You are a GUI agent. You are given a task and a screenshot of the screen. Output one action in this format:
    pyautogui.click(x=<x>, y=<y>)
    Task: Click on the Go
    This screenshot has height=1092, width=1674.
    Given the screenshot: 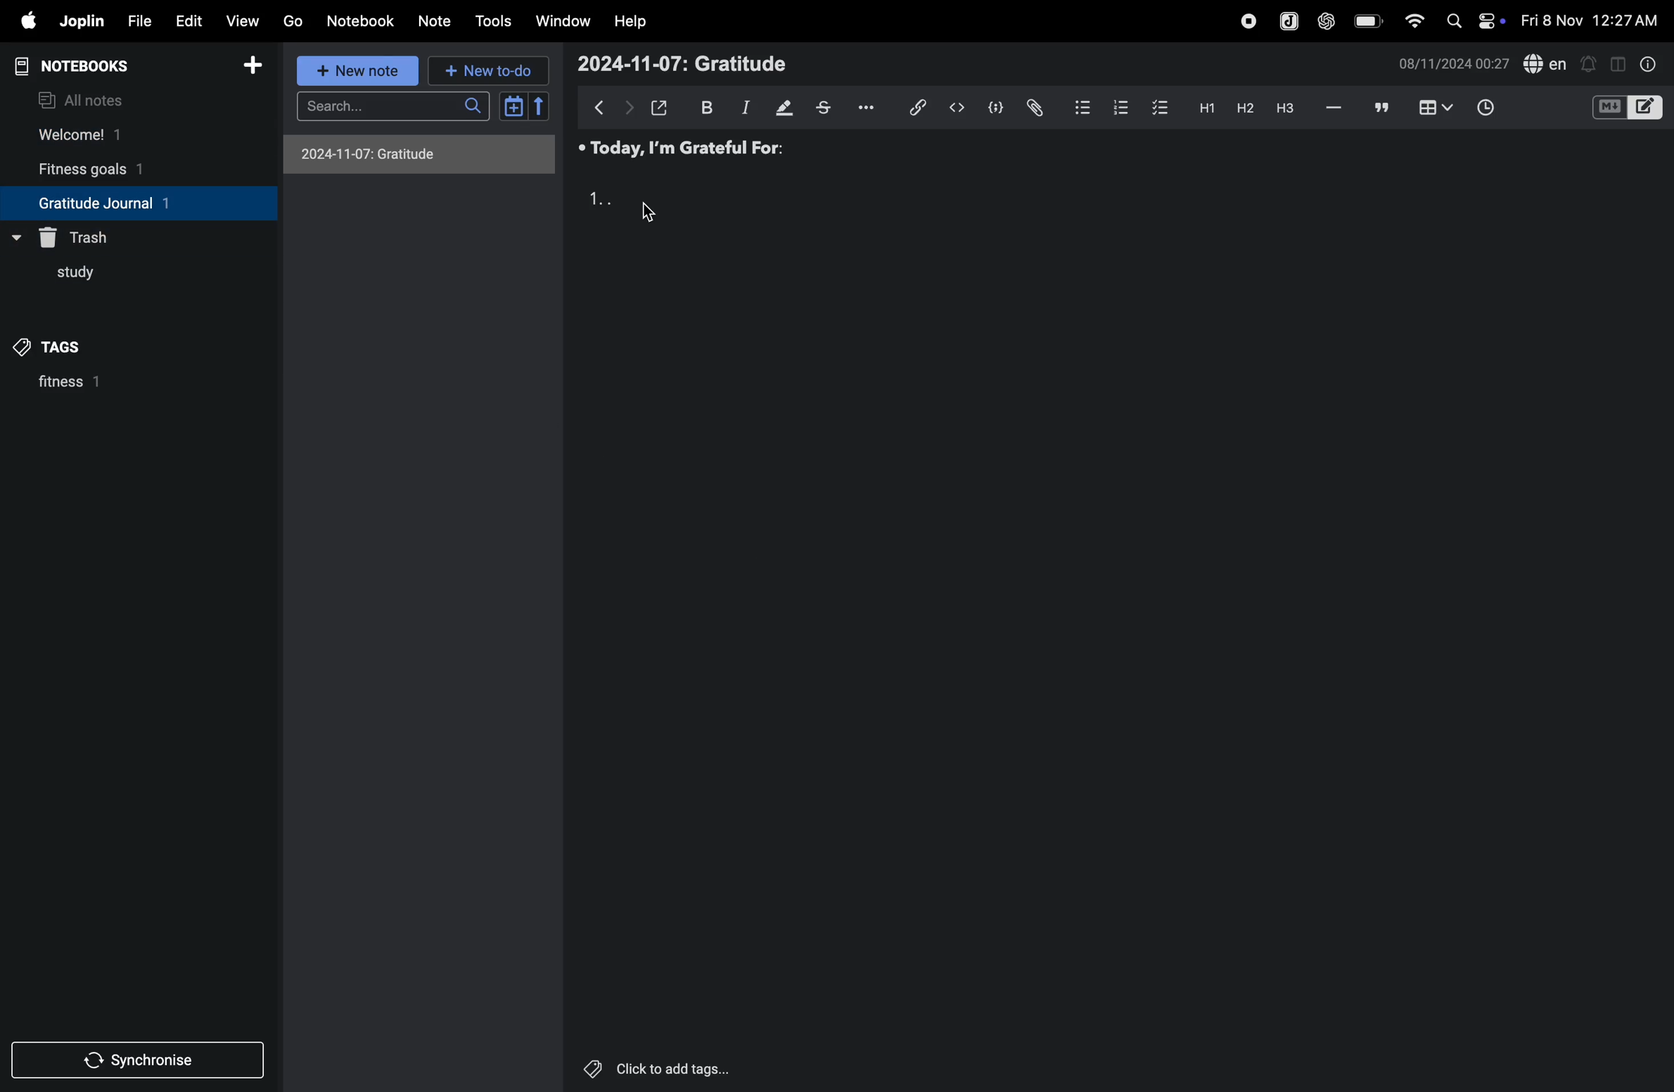 What is the action you would take?
    pyautogui.click(x=293, y=20)
    